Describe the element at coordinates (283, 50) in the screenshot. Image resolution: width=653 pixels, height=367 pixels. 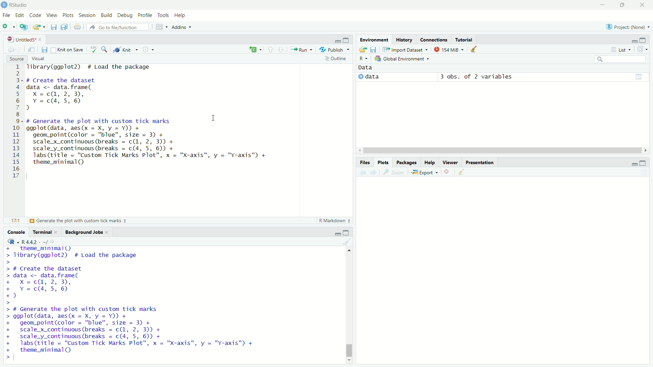
I see `go to next section/chunk` at that location.